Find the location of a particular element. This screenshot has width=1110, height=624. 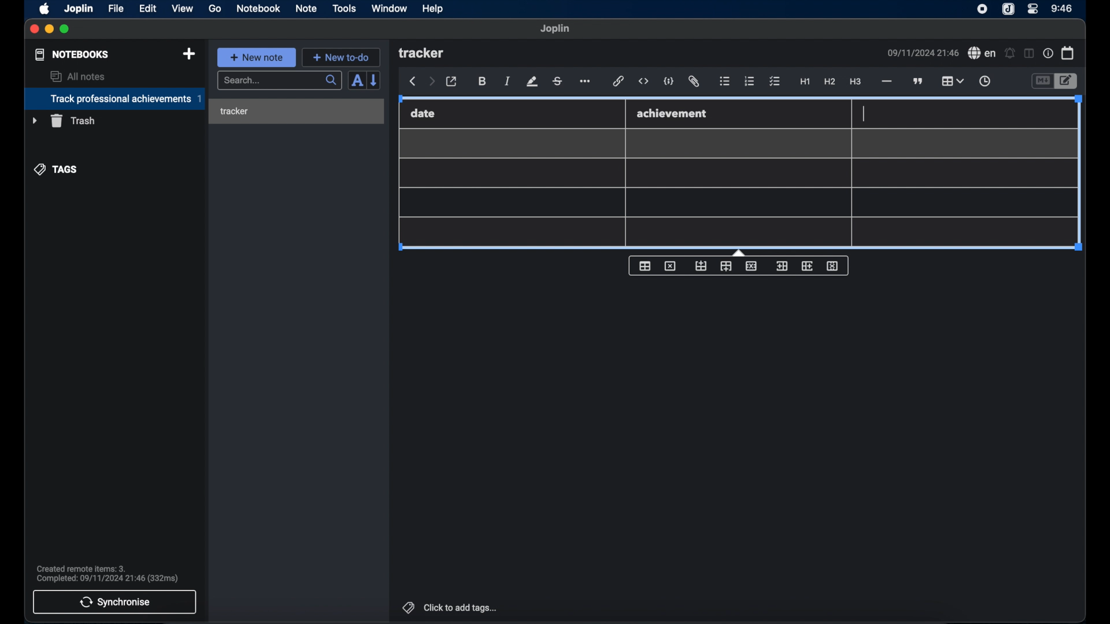

insert column before is located at coordinates (781, 266).